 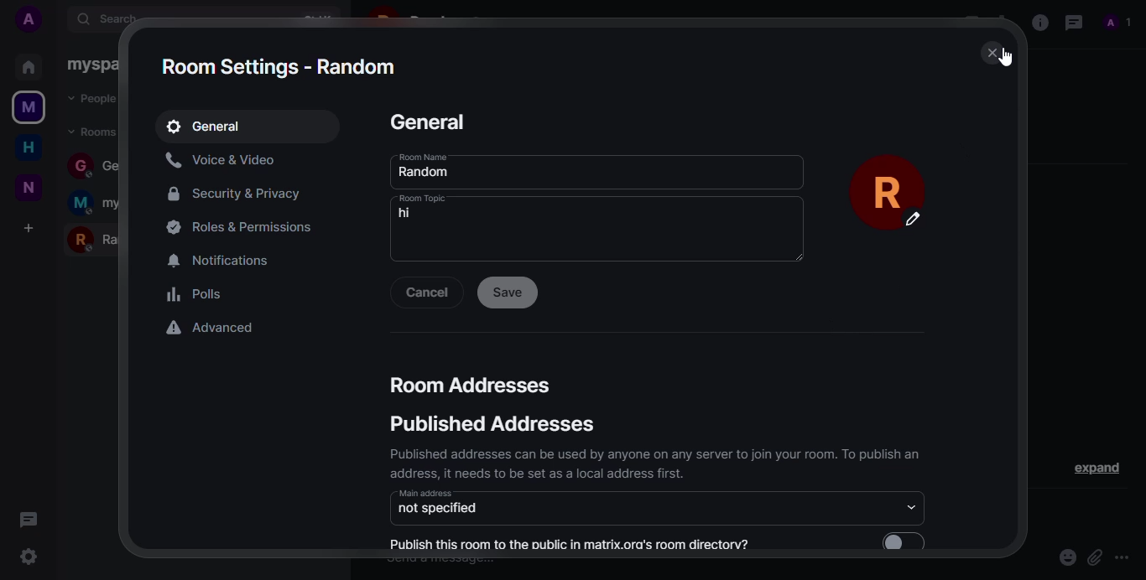 What do you see at coordinates (247, 226) in the screenshot?
I see `permissions` at bounding box center [247, 226].